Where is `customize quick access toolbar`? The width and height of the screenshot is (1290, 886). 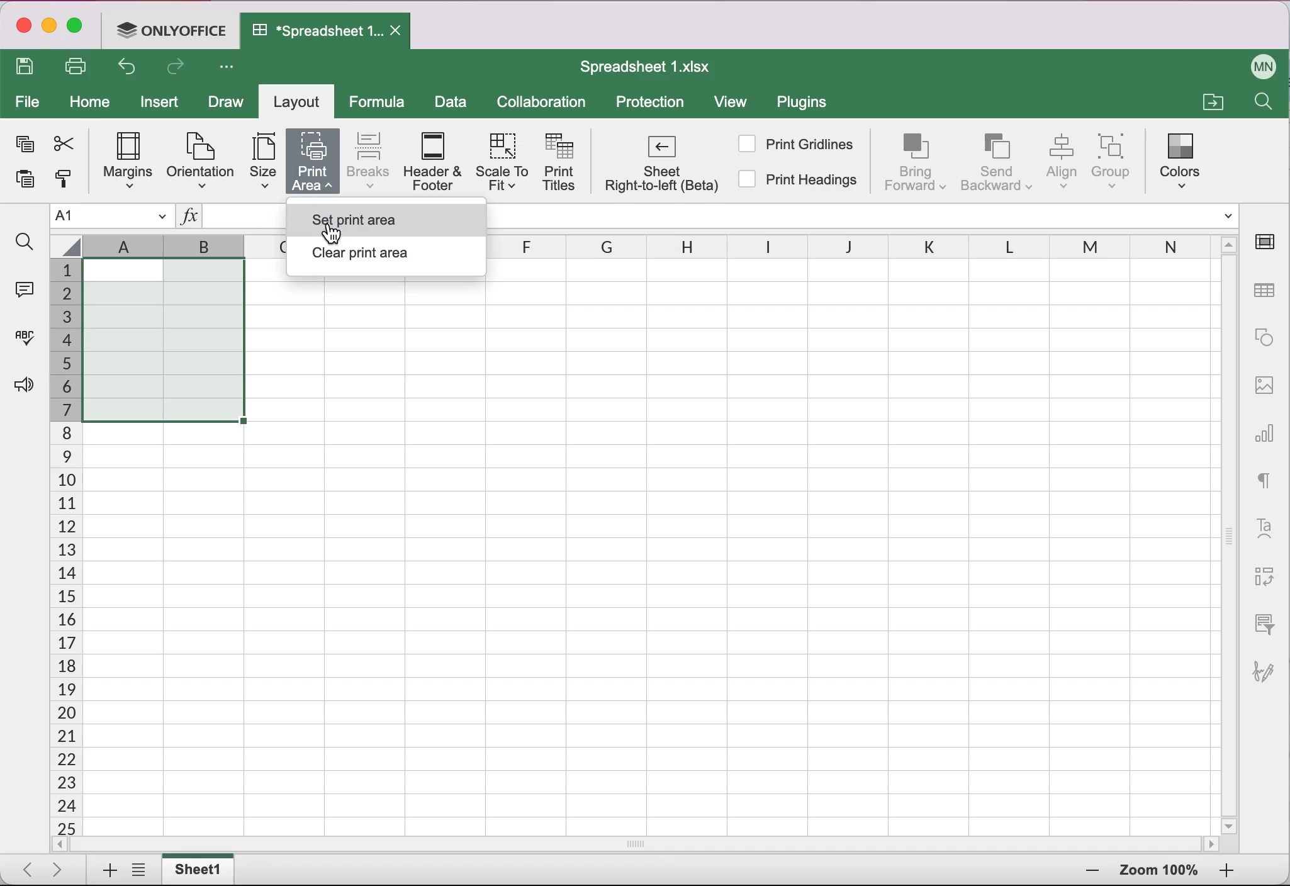
customize quick access toolbar is located at coordinates (230, 68).